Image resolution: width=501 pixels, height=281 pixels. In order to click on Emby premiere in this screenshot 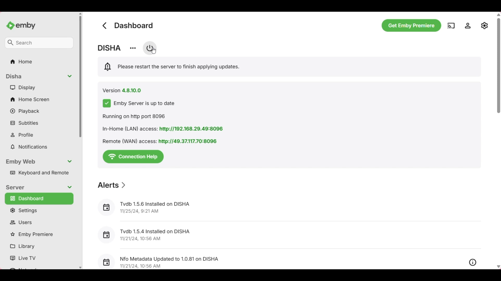, I will do `click(38, 235)`.